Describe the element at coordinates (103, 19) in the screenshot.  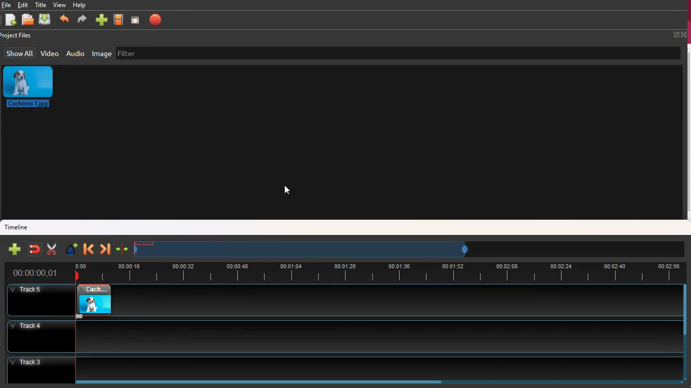
I see `new` at that location.